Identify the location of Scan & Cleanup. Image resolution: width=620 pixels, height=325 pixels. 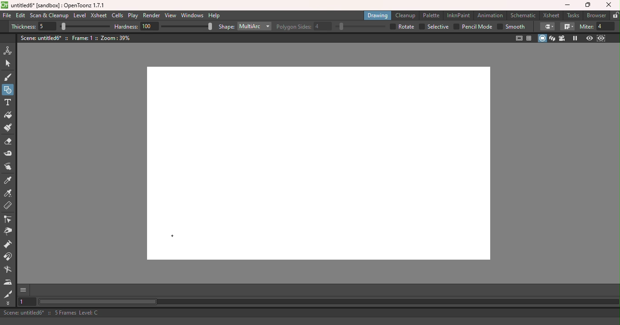
(49, 15).